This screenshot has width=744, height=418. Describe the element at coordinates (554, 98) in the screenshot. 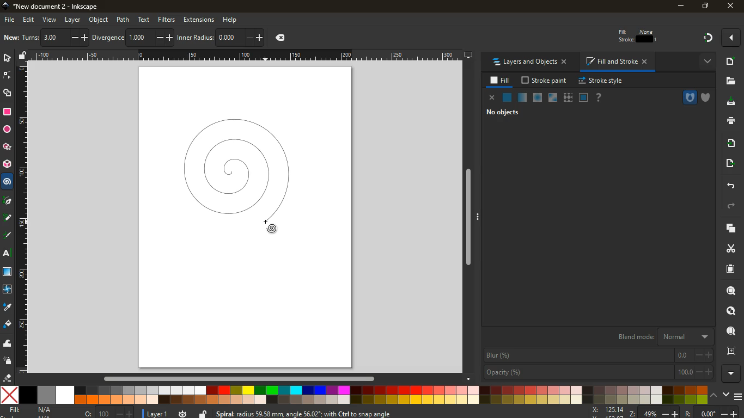

I see `glass` at that location.